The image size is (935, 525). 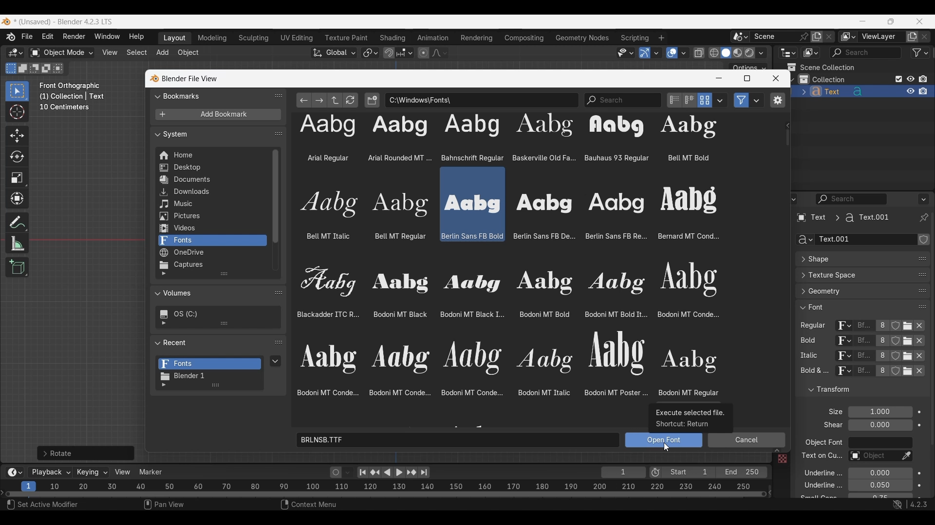 I want to click on Toggle region, so click(x=777, y=100).